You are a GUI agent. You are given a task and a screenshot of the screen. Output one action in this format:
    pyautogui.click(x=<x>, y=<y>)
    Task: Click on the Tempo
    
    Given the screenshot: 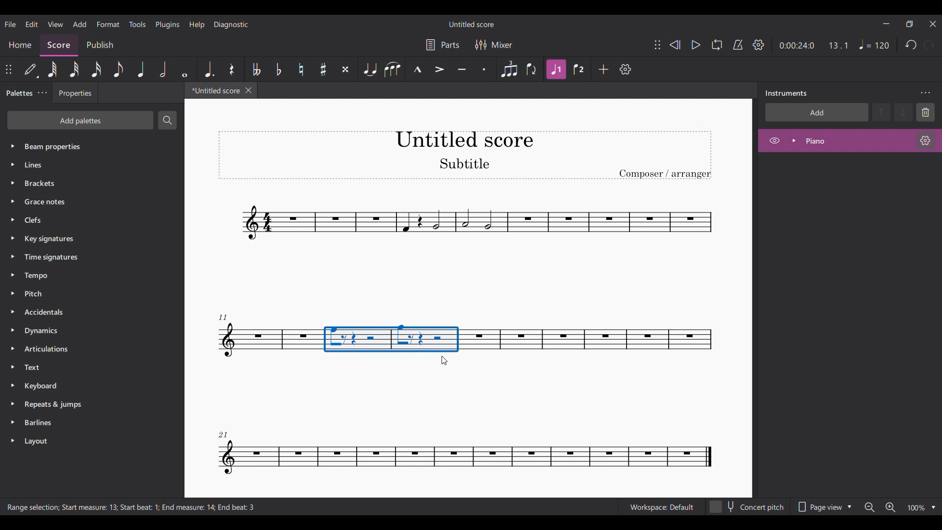 What is the action you would take?
    pyautogui.click(x=874, y=44)
    